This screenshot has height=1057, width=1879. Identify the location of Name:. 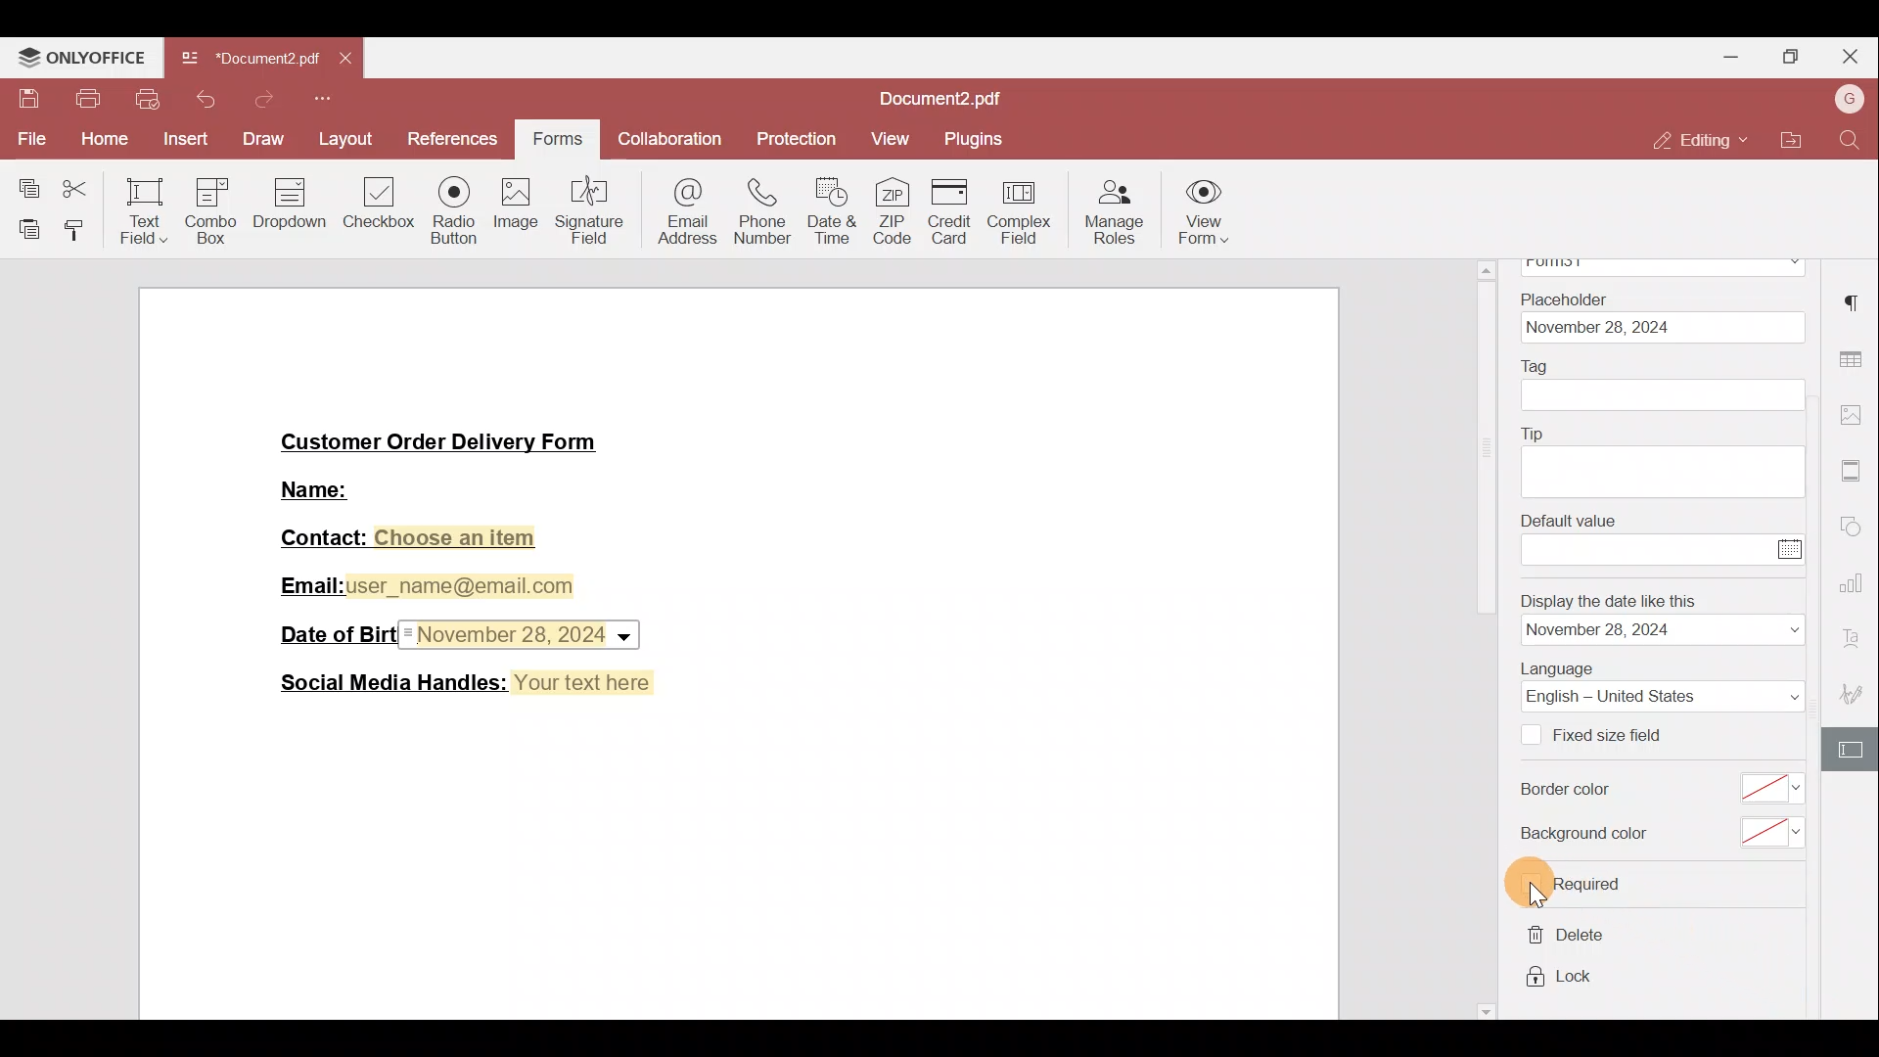
(319, 487).